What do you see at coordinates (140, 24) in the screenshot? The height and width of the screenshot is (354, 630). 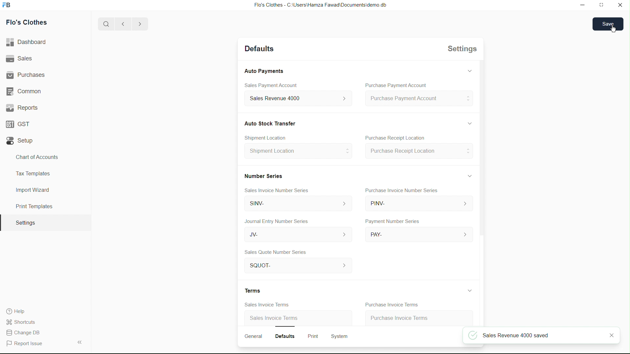 I see `Forward` at bounding box center [140, 24].